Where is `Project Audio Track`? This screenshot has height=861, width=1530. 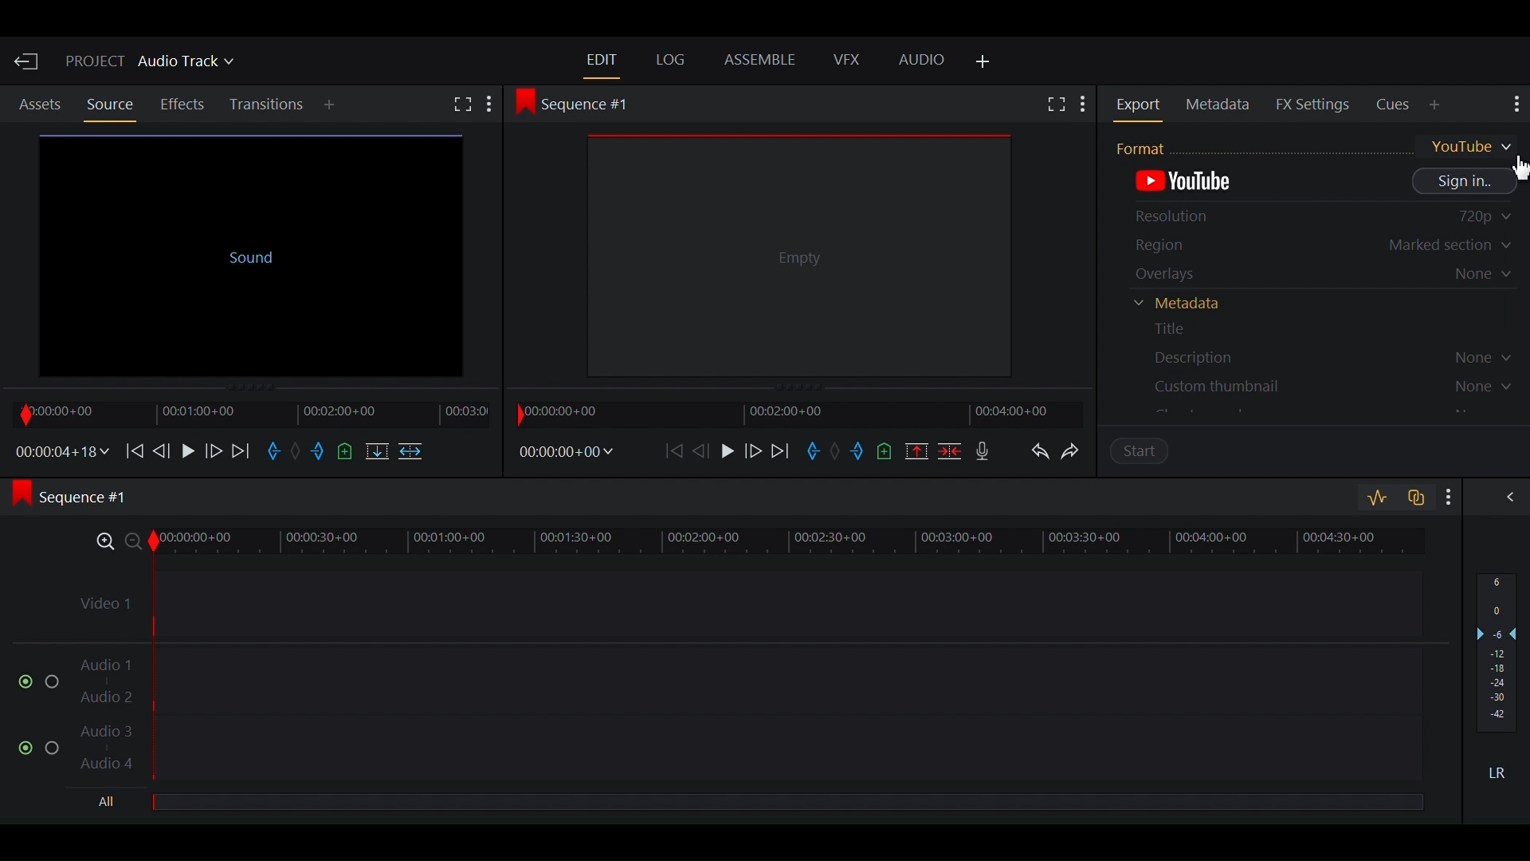
Project Audio Track is located at coordinates (151, 64).